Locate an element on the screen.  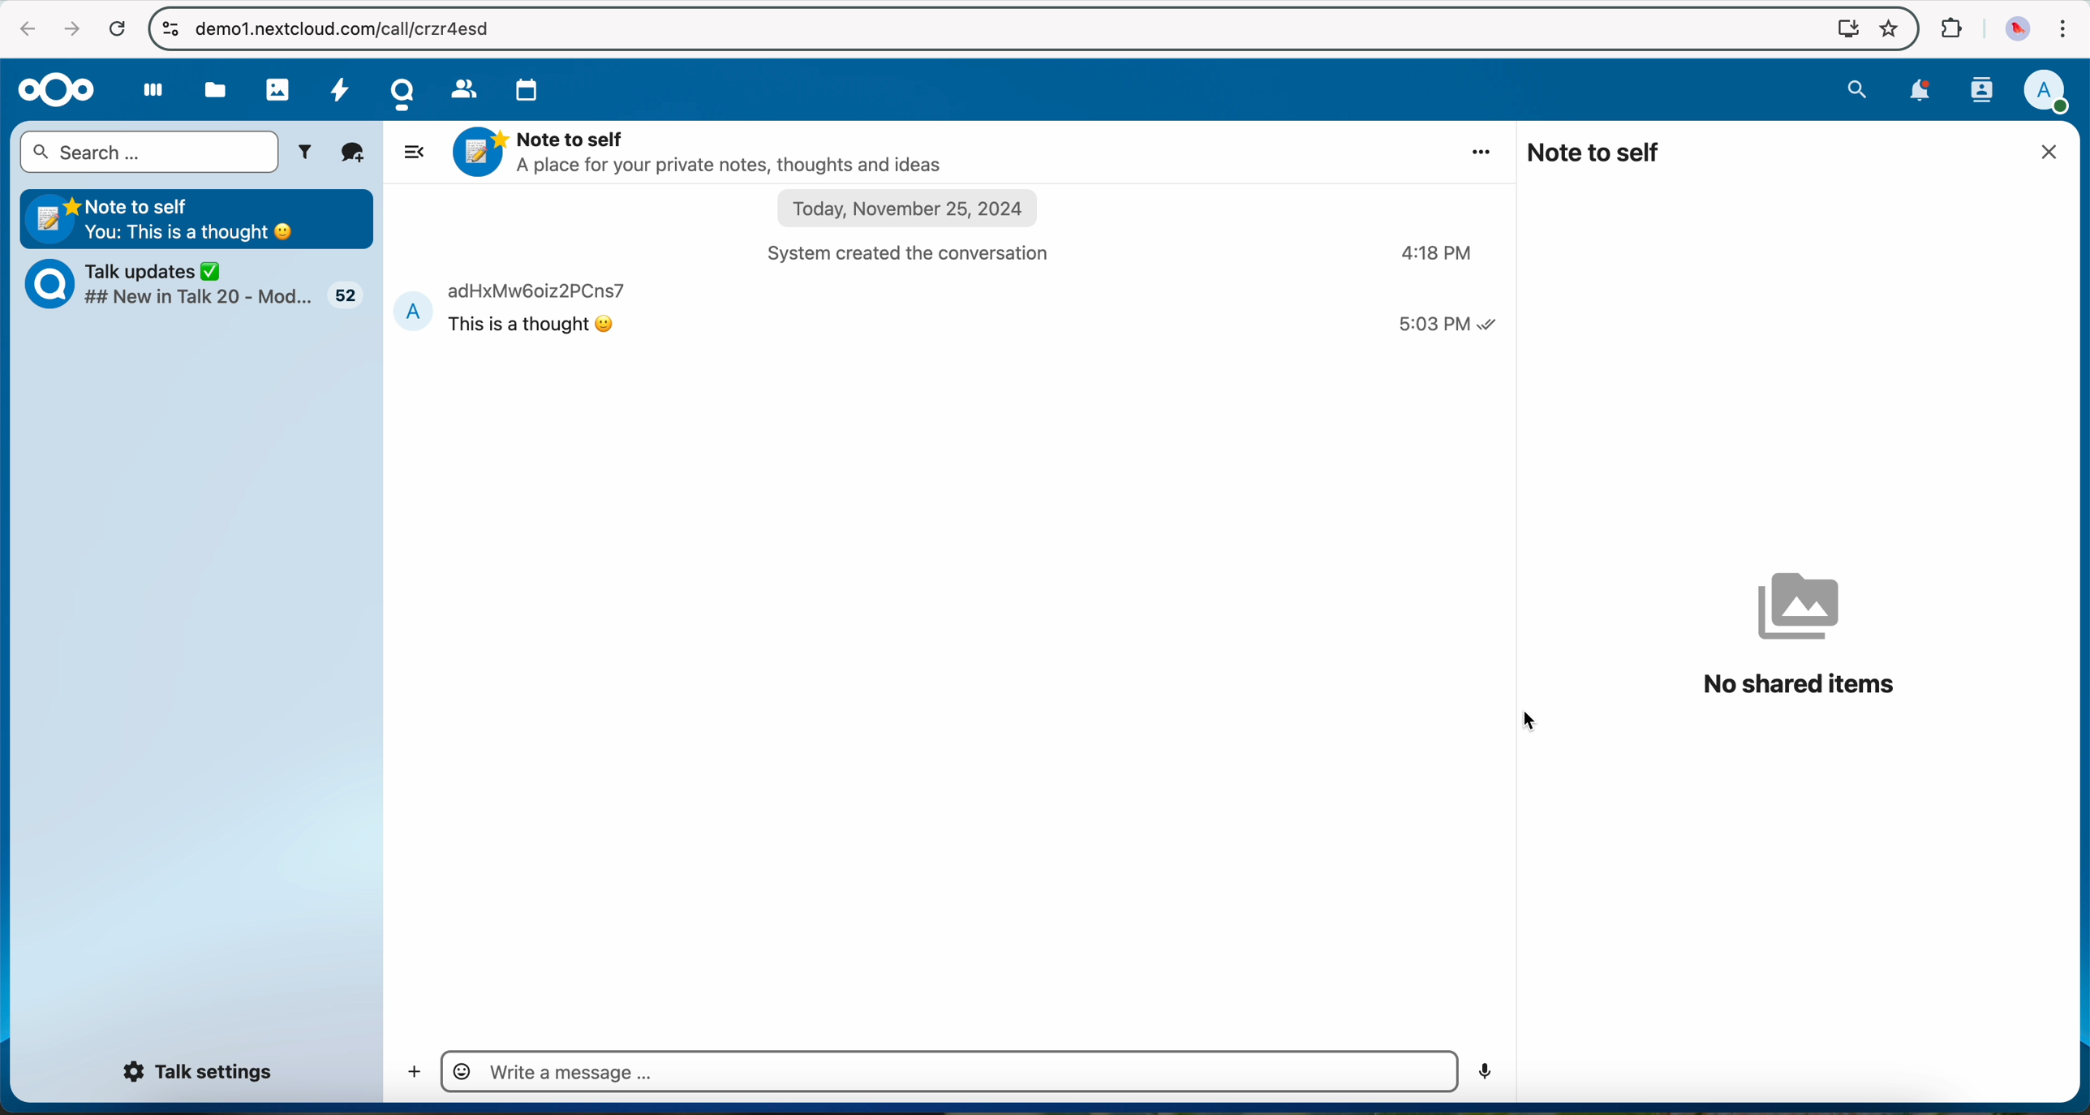
notifications is located at coordinates (1924, 93).